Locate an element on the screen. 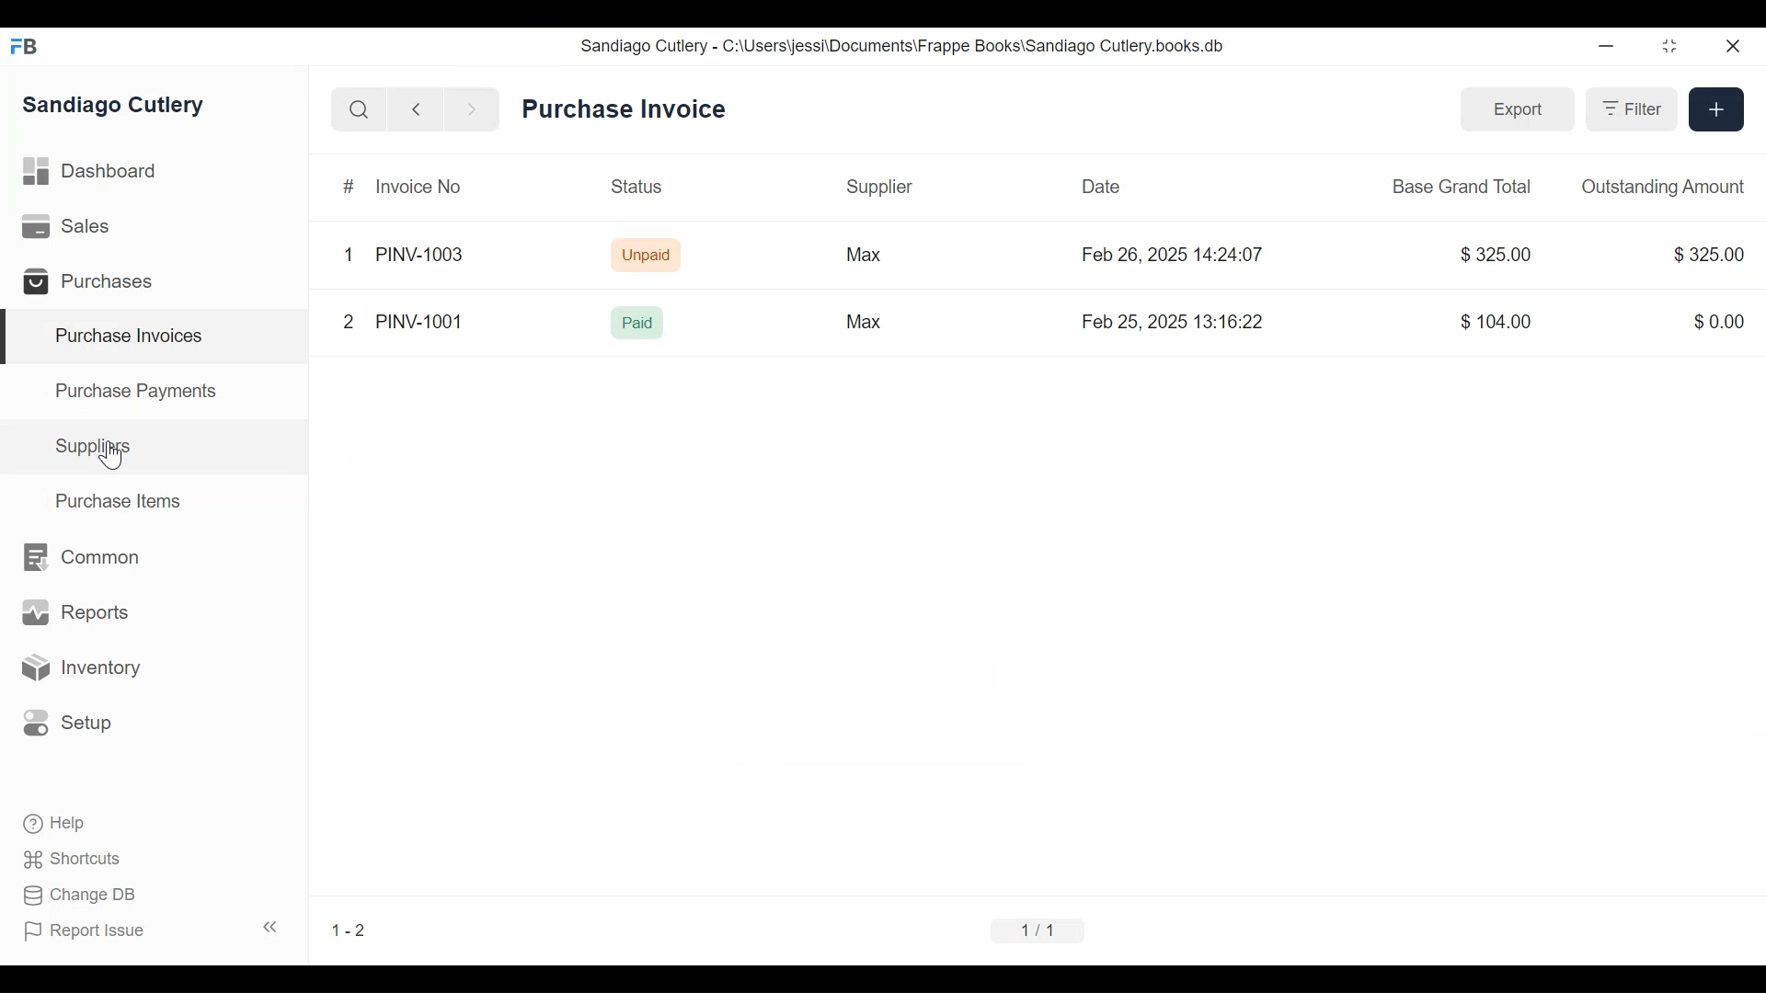 The height and width of the screenshot is (993, 1766). 2 is located at coordinates (350, 316).